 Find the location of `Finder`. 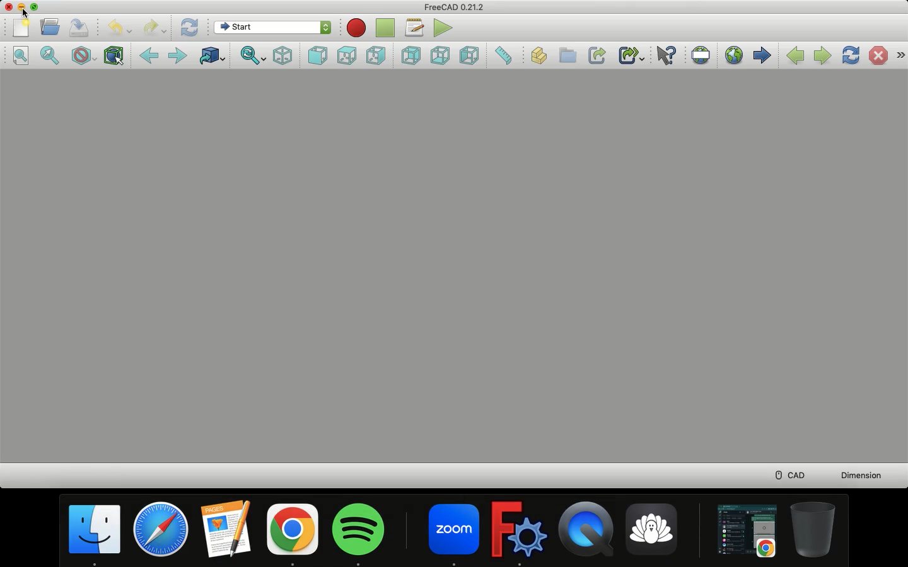

Finder is located at coordinates (96, 535).